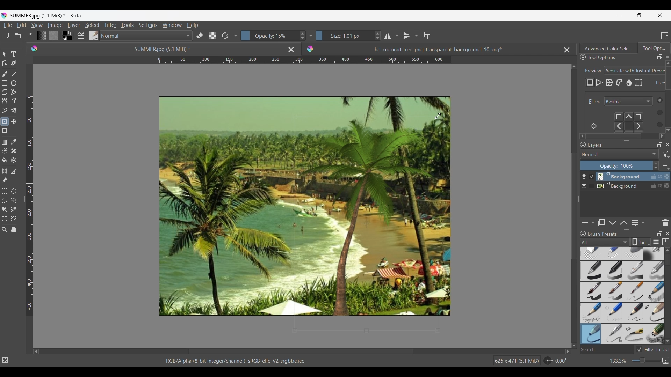 Image resolution: width=671 pixels, height=377 pixels. Describe the element at coordinates (152, 49) in the screenshot. I see `SUMMERjpg (5.1 MiB)*` at that location.